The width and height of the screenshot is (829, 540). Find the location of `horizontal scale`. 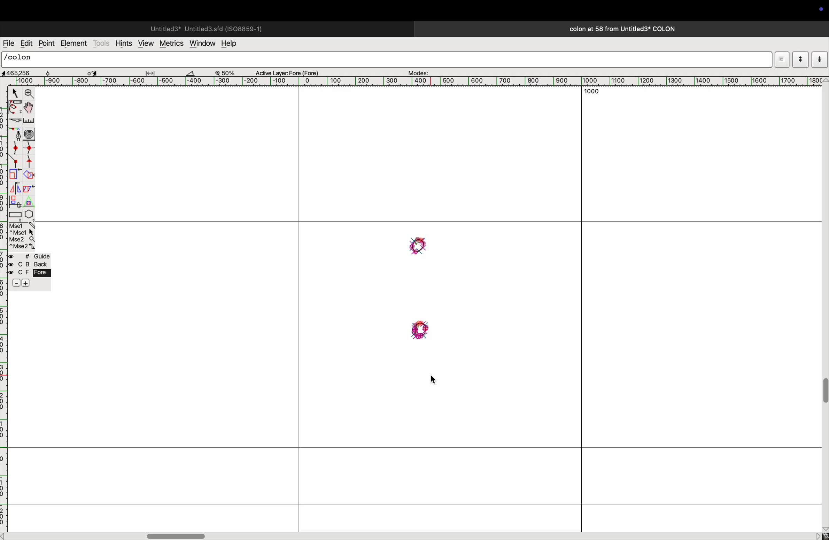

horizontal scale is located at coordinates (424, 82).